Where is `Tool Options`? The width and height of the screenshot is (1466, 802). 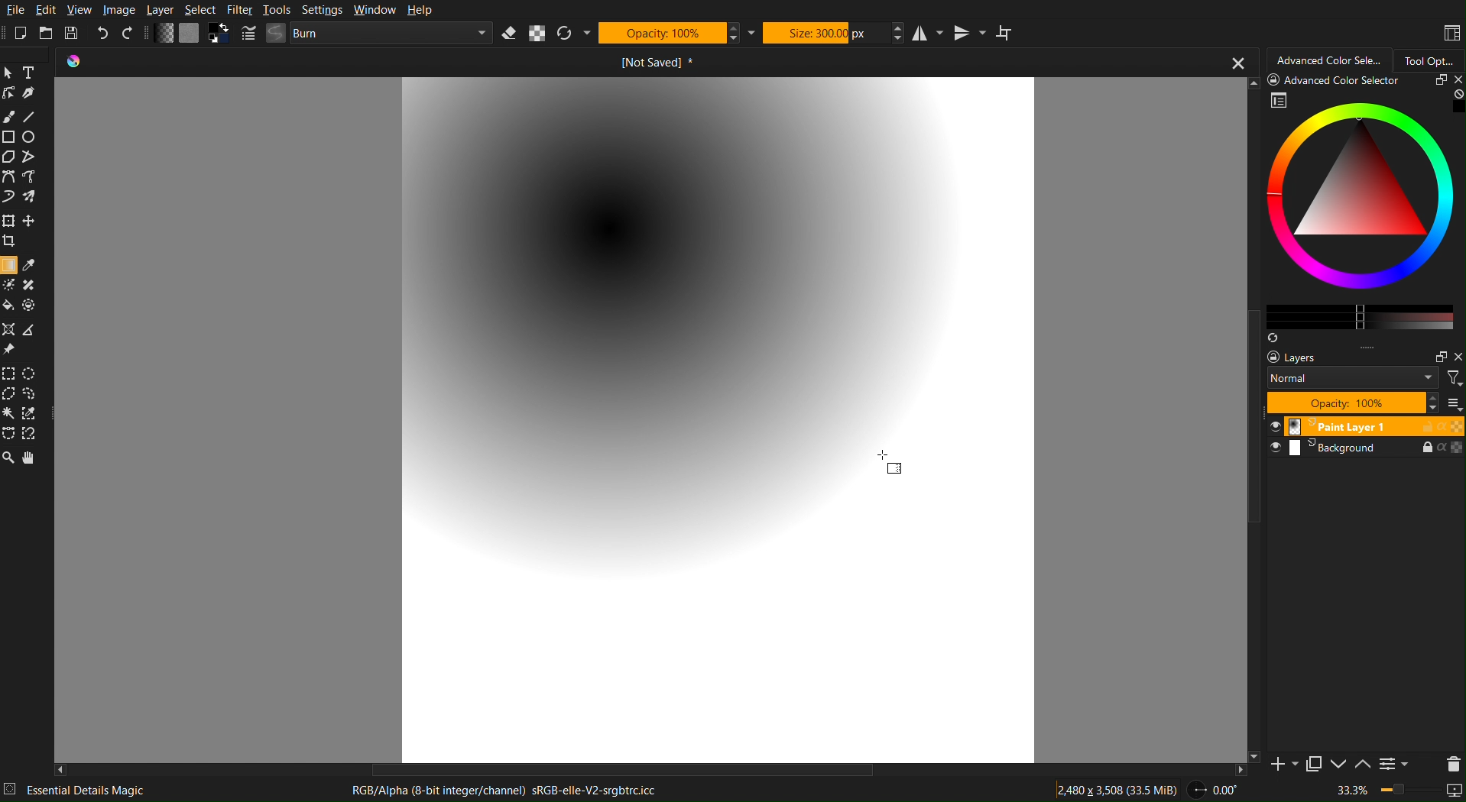 Tool Options is located at coordinates (1430, 58).